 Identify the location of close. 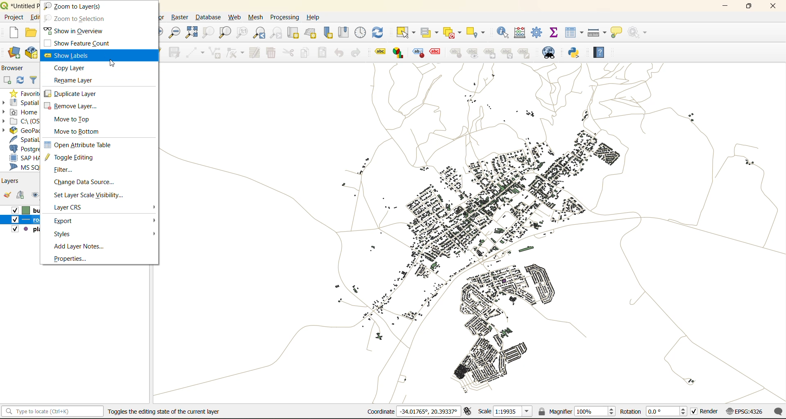
(773, 6).